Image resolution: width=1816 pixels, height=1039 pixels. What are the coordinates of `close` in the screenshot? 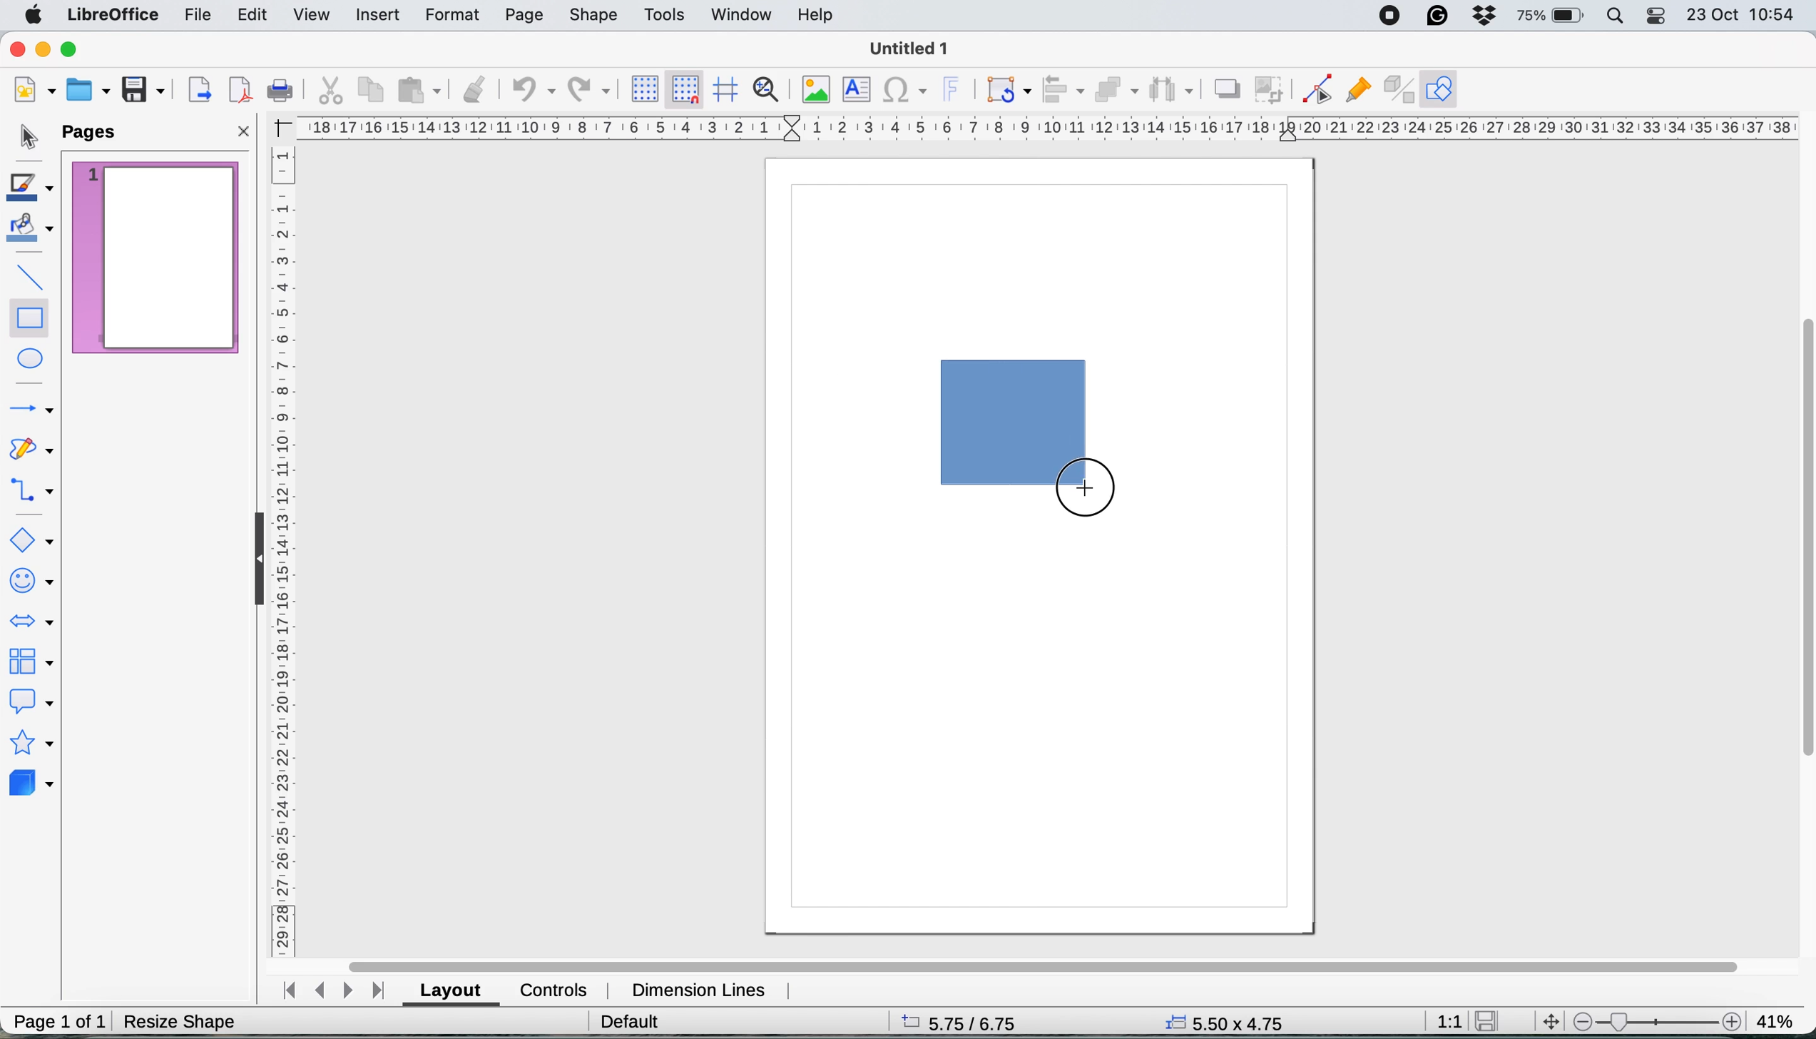 It's located at (17, 49).